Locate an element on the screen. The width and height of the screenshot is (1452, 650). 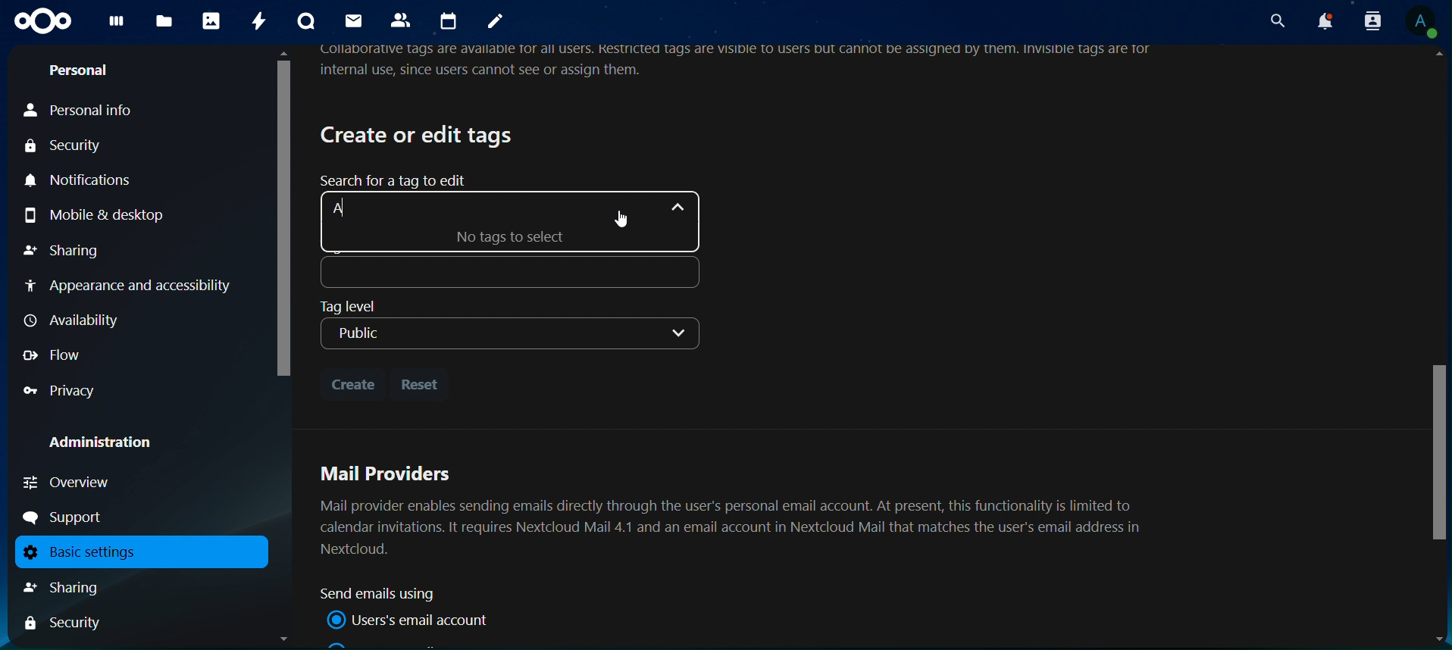
user mail account is located at coordinates (412, 620).